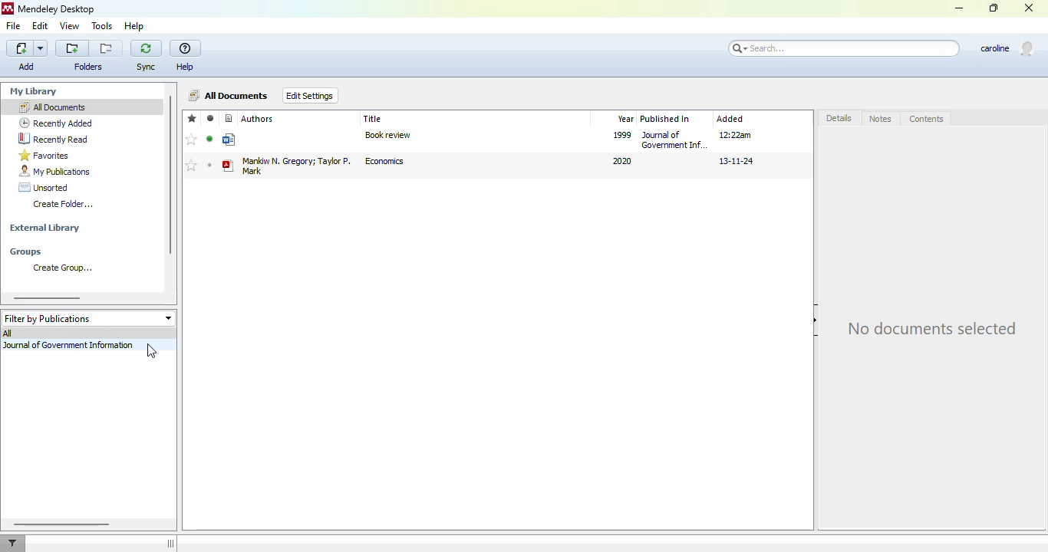 The height and width of the screenshot is (552, 1048). What do you see at coordinates (28, 56) in the screenshot?
I see `add` at bounding box center [28, 56].